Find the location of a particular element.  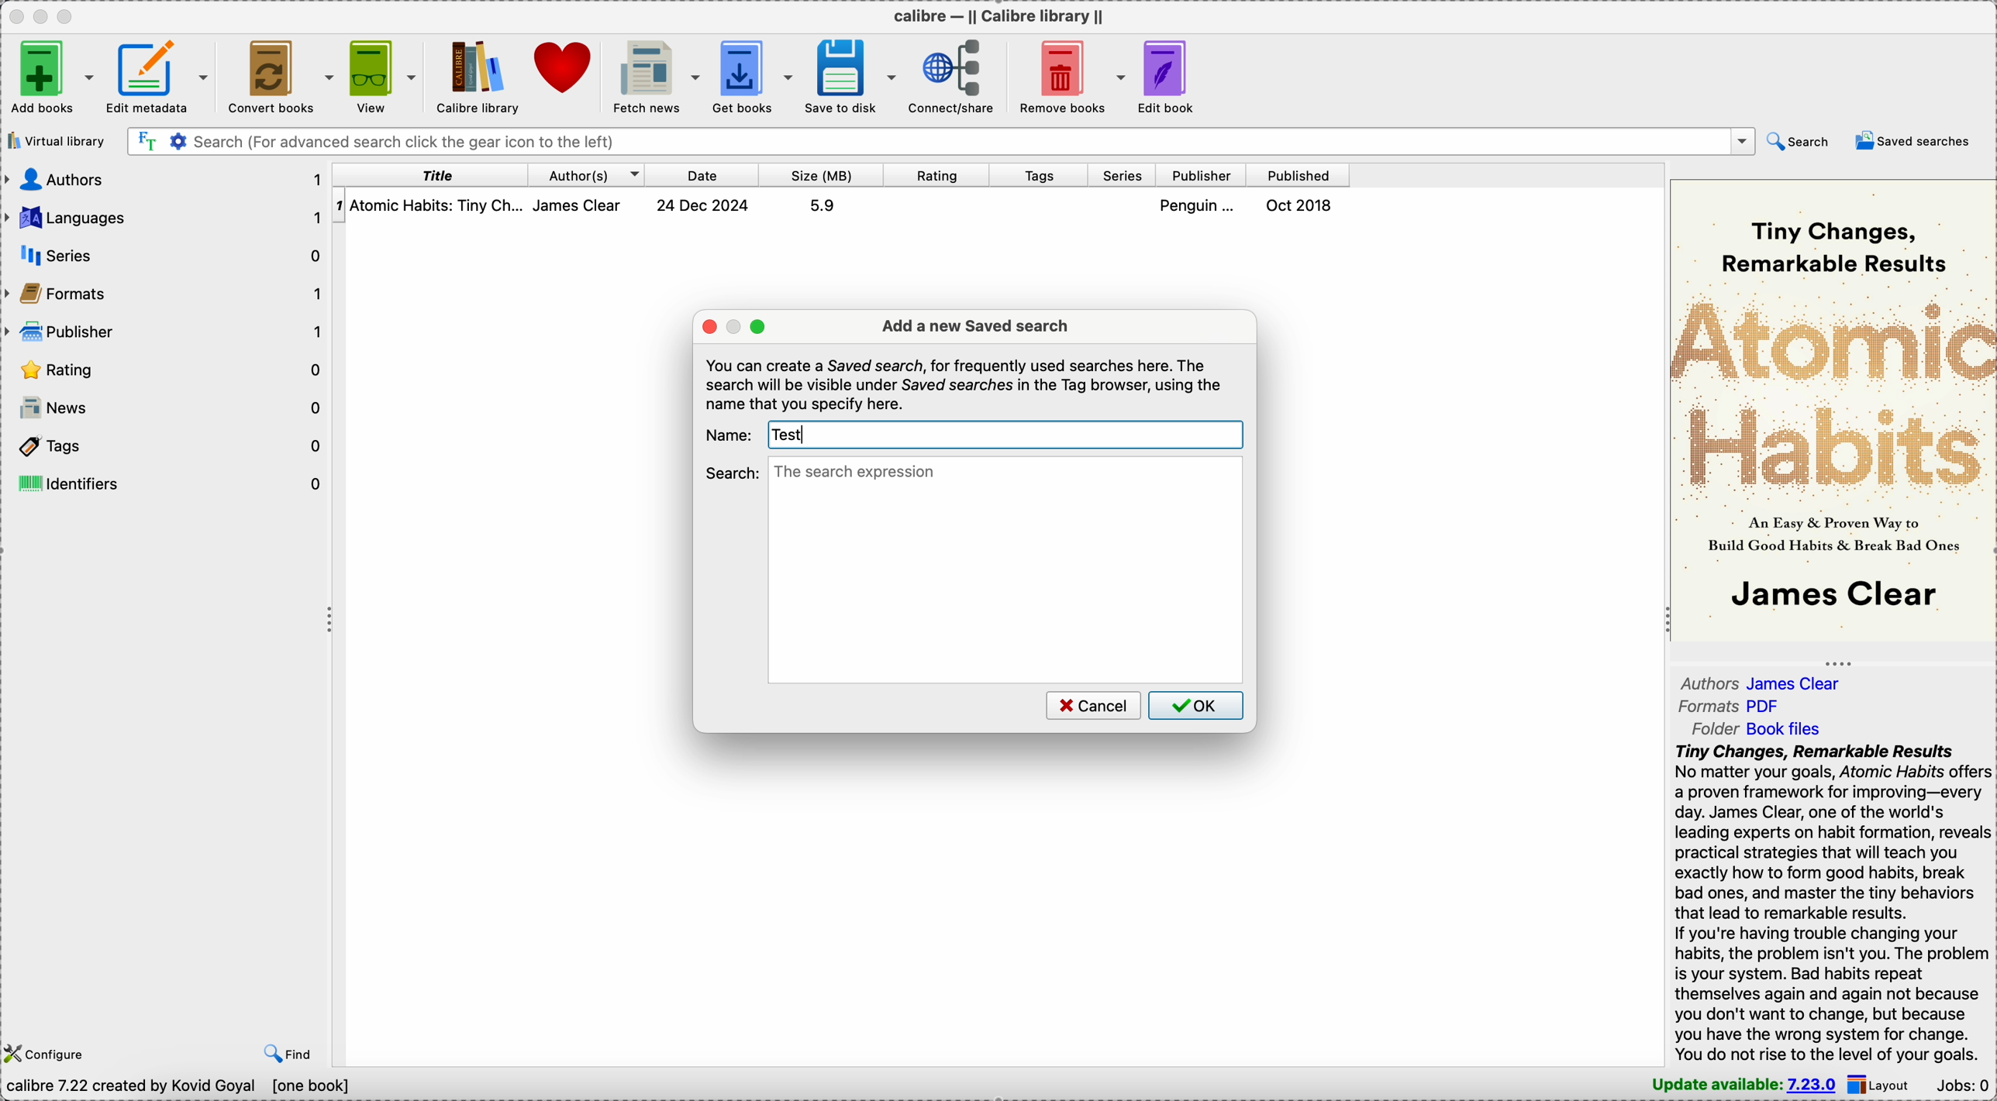

maximize is located at coordinates (69, 15).